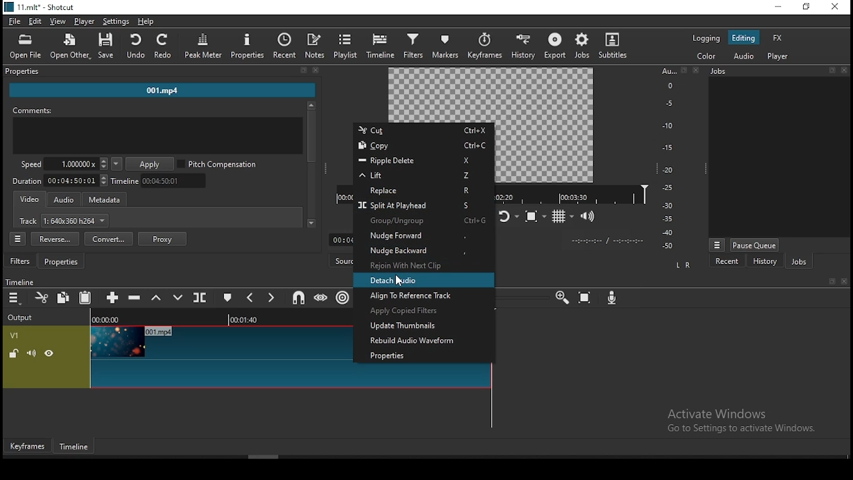 The height and width of the screenshot is (480, 853). What do you see at coordinates (247, 45) in the screenshot?
I see `properties` at bounding box center [247, 45].